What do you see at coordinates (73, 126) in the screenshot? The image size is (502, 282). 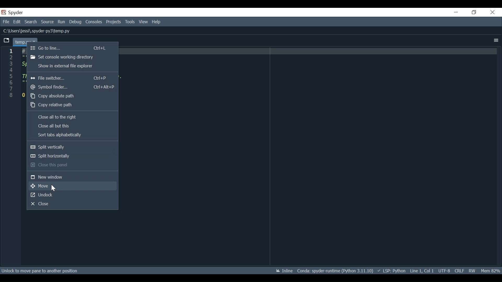 I see `Close all but this` at bounding box center [73, 126].